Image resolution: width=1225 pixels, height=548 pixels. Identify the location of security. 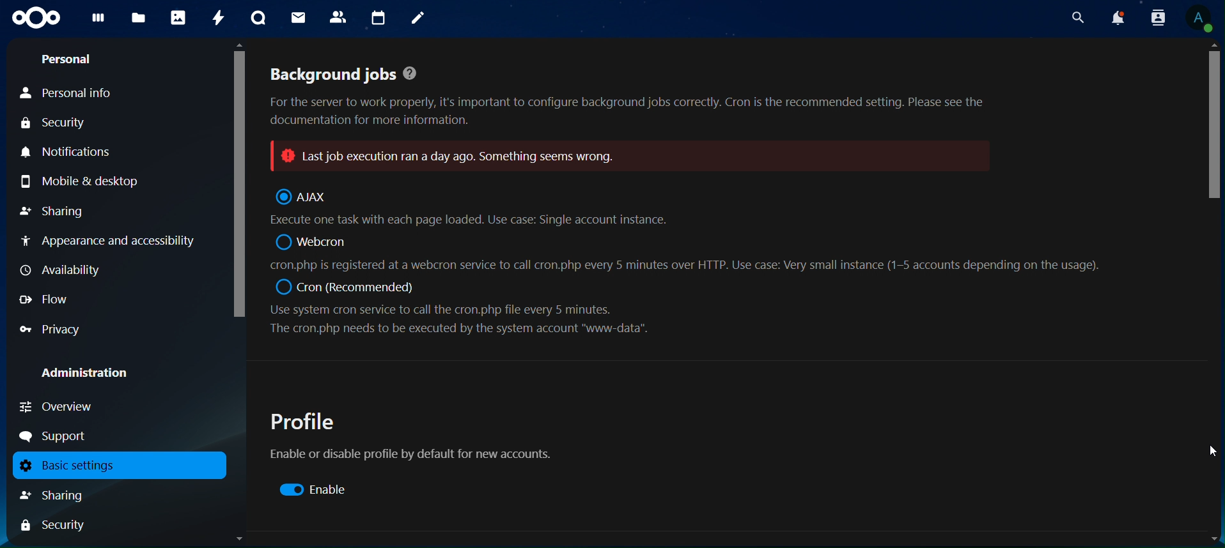
(61, 125).